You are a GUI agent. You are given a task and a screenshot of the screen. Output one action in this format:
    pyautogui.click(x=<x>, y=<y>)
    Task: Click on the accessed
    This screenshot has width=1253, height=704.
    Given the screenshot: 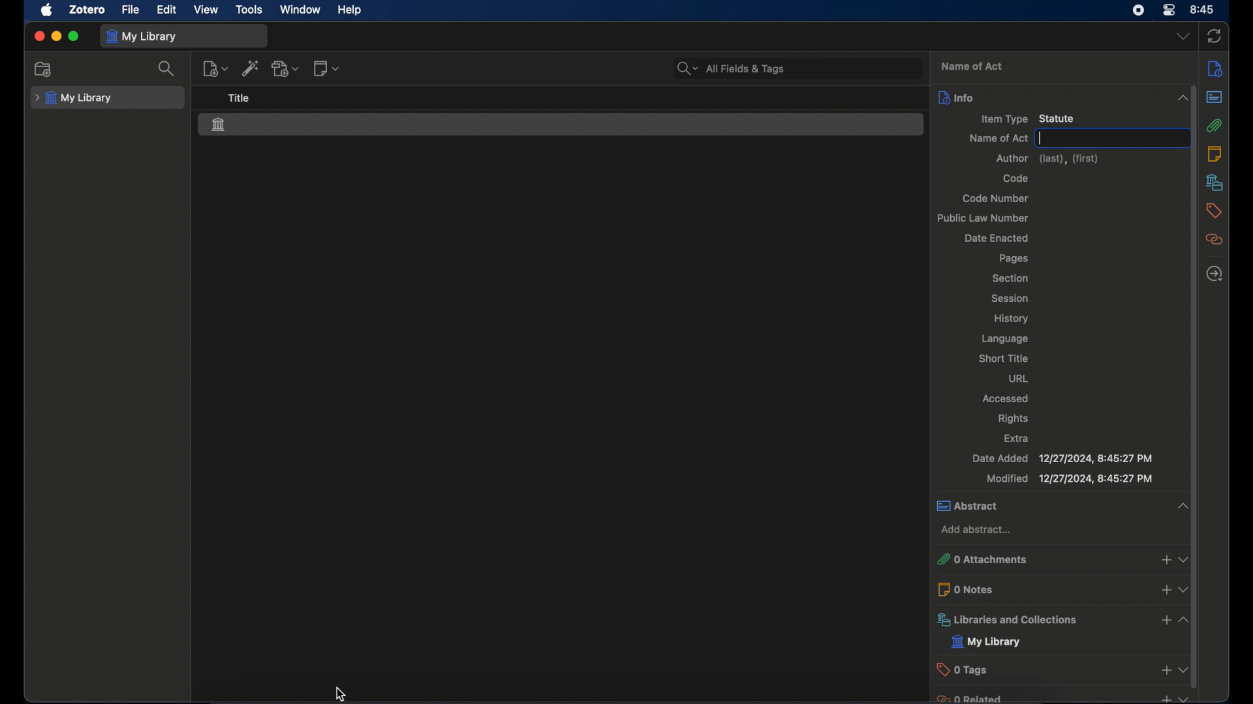 What is the action you would take?
    pyautogui.click(x=1006, y=399)
    